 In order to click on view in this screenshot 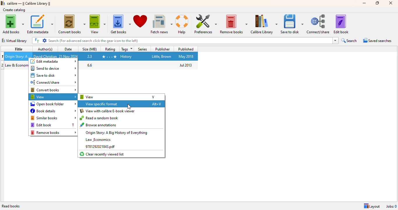, I will do `click(98, 24)`.